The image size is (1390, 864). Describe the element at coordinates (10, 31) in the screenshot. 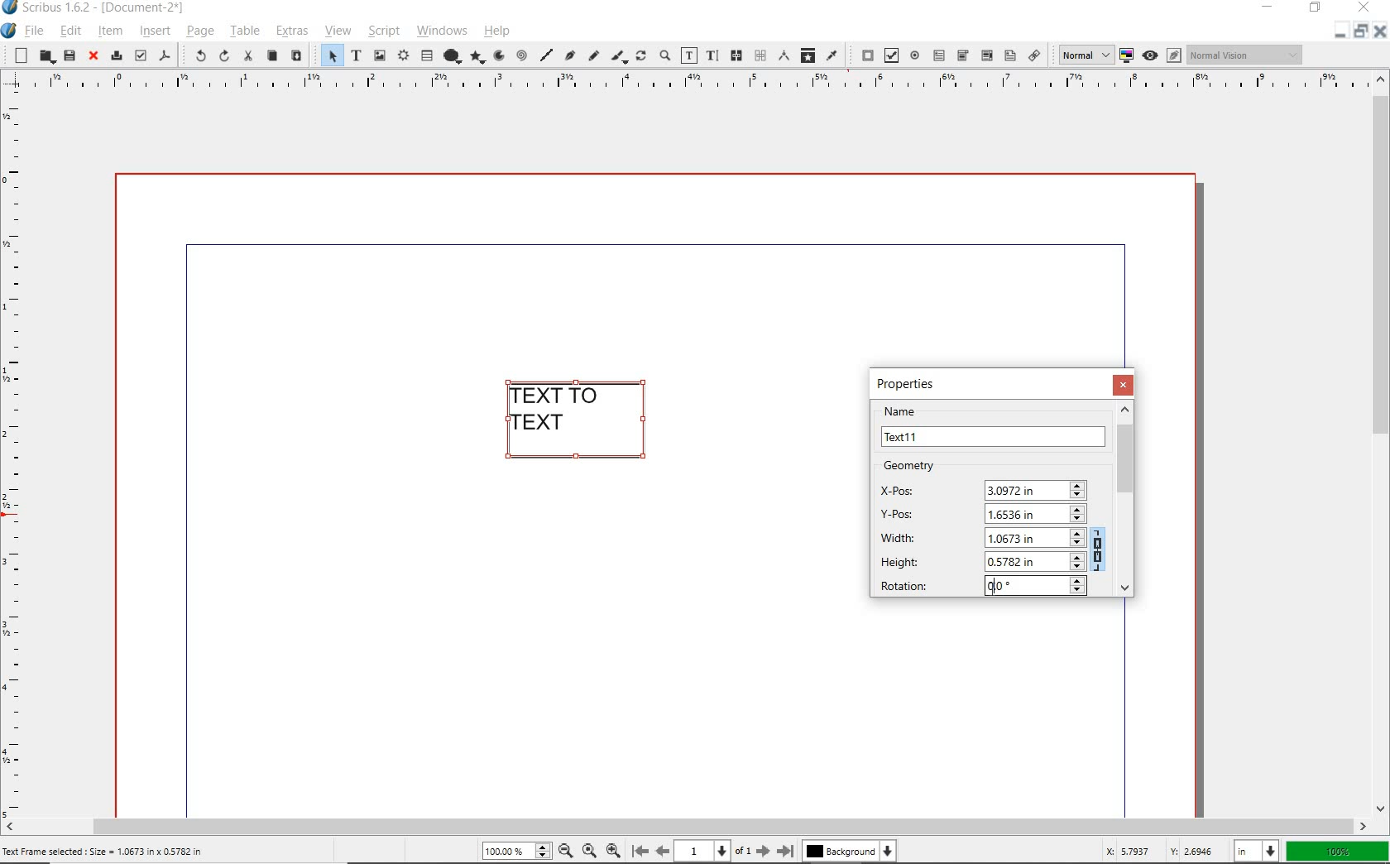

I see `system icon` at that location.